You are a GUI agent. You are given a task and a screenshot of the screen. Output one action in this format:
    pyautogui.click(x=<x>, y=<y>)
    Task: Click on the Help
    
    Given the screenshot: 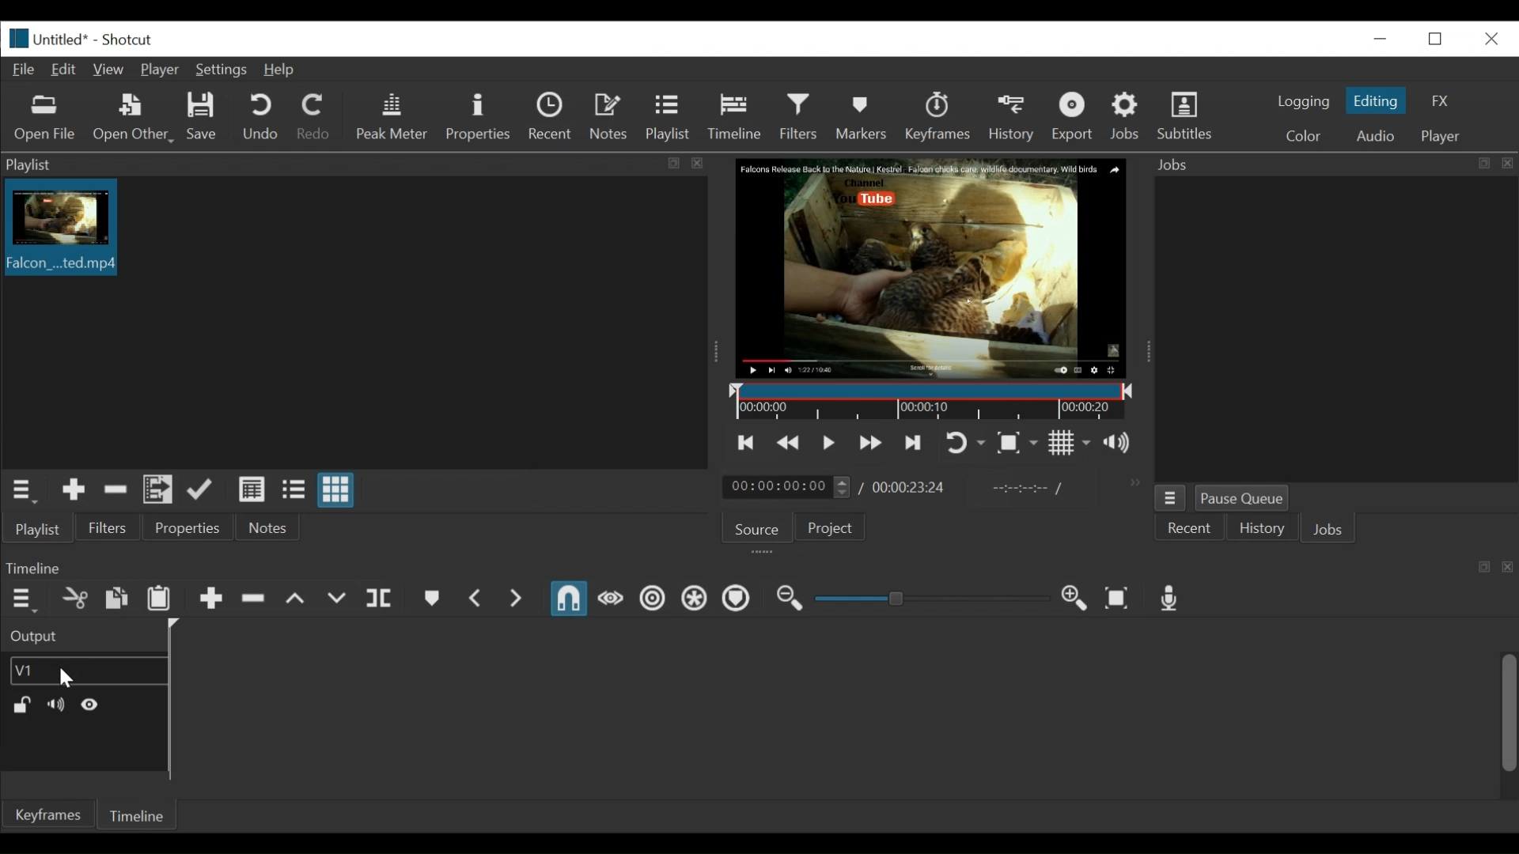 What is the action you would take?
    pyautogui.click(x=279, y=69)
    